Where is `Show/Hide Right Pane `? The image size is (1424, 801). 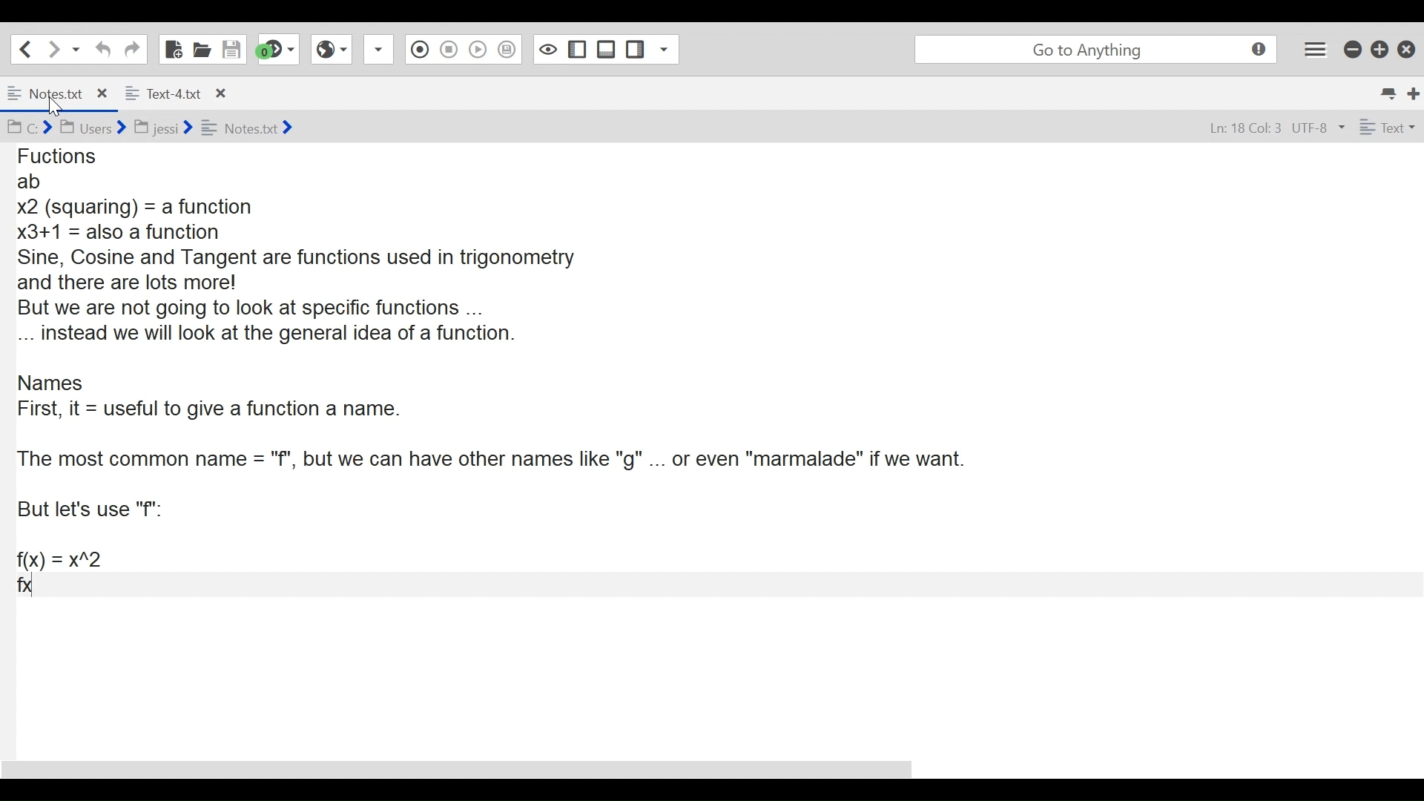 Show/Hide Right Pane  is located at coordinates (636, 49).